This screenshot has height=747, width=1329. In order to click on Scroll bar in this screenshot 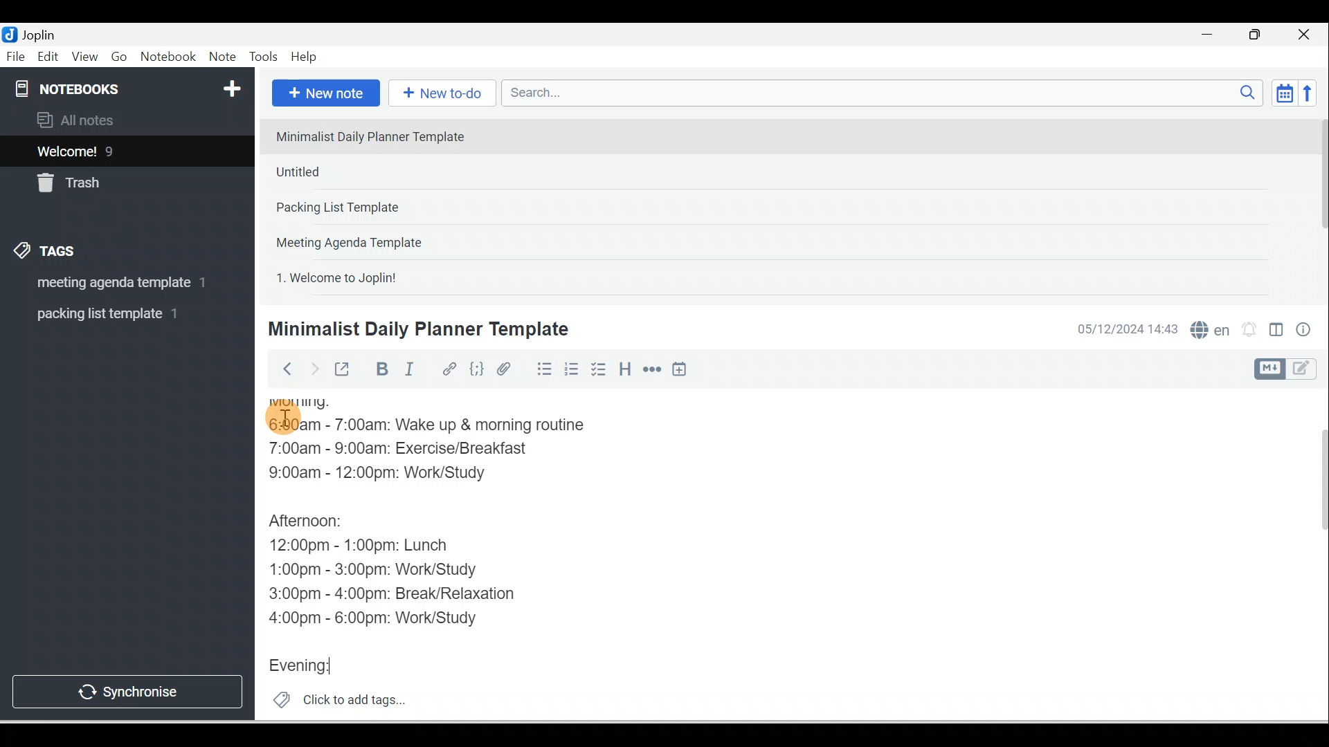, I will do `click(1314, 555)`.